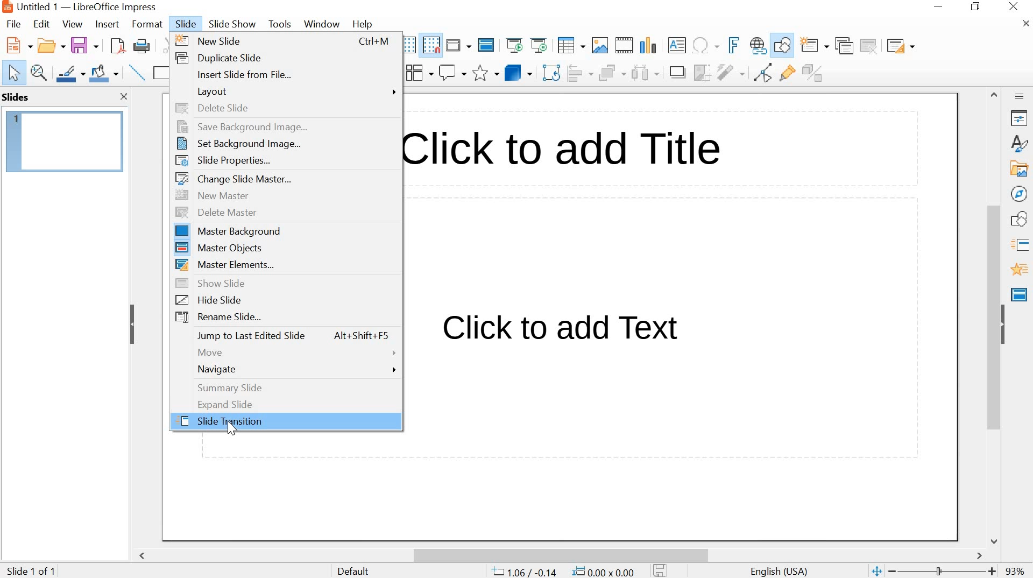 The width and height of the screenshot is (1033, 578). Describe the element at coordinates (1021, 219) in the screenshot. I see `SHAPES` at that location.